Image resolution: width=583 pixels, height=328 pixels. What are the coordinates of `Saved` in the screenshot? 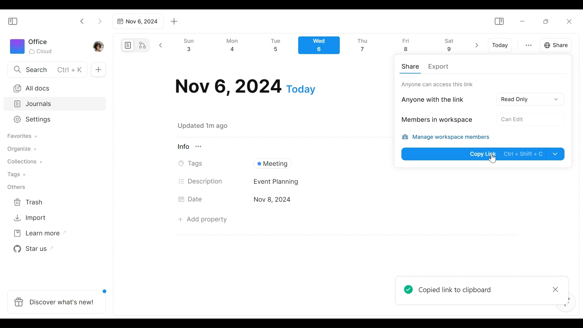 It's located at (210, 126).